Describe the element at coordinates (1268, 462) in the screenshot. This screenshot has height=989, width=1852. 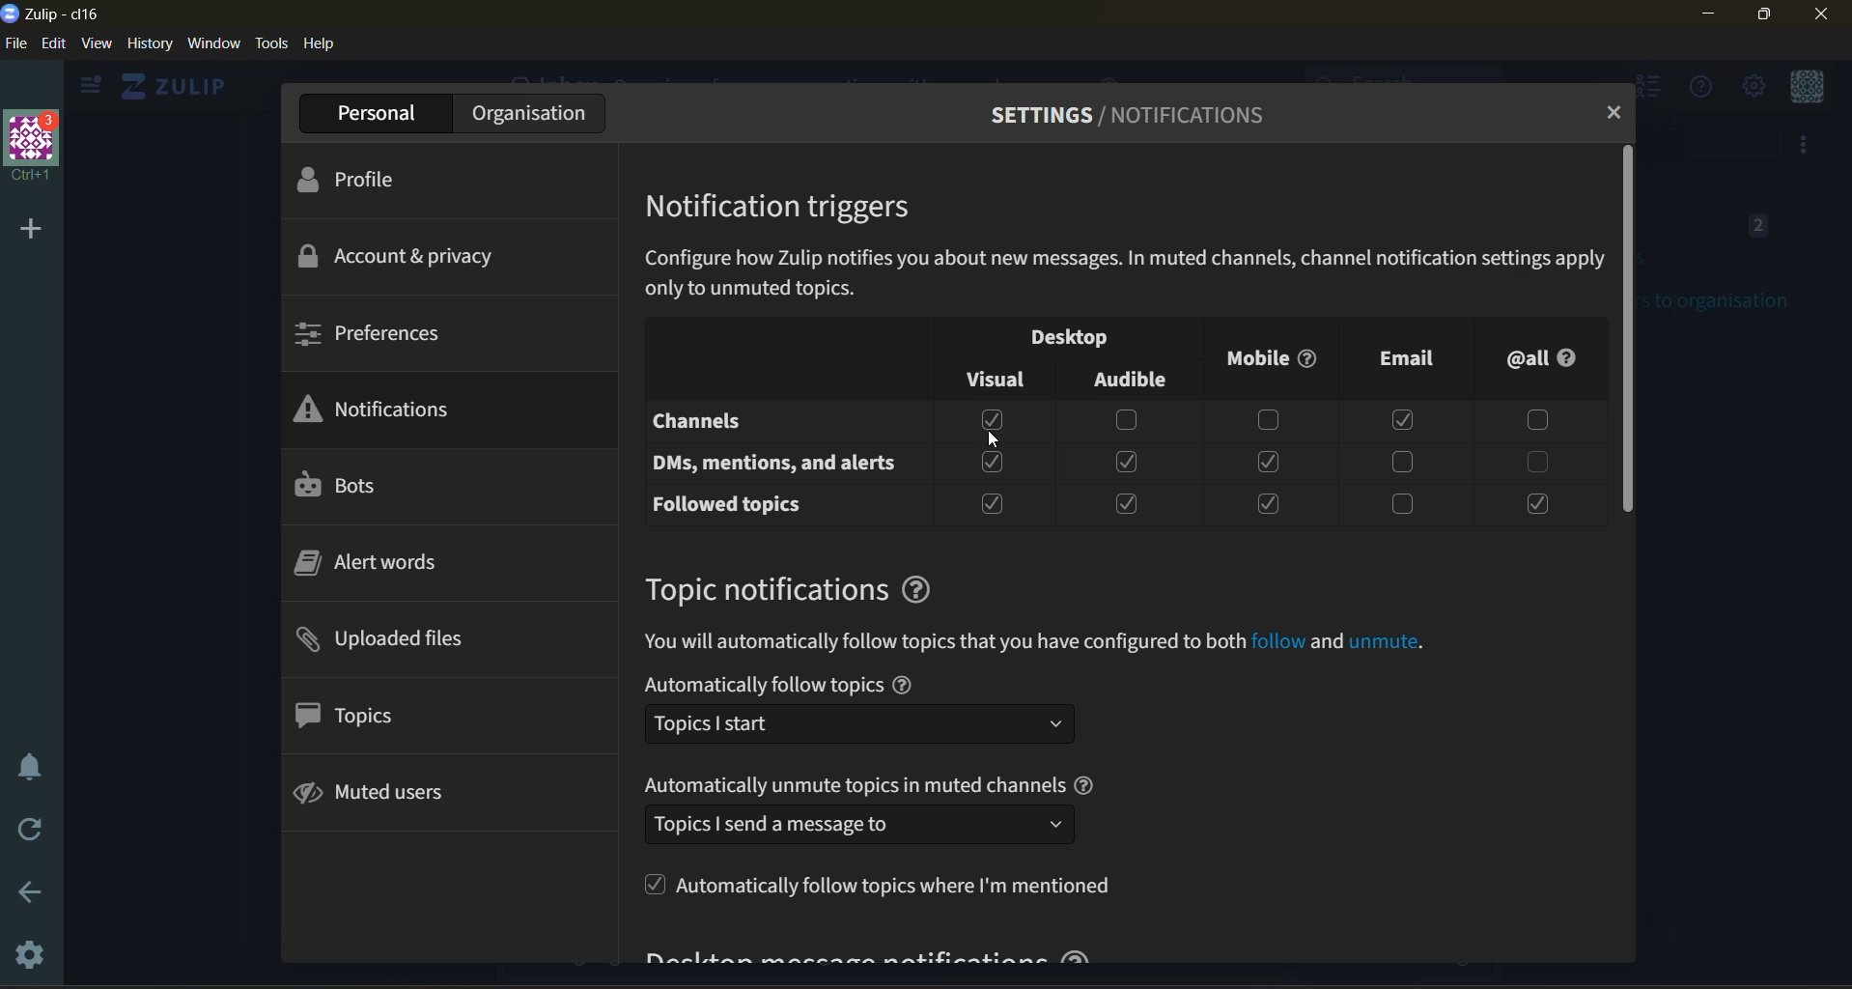
I see `checkbox` at that location.